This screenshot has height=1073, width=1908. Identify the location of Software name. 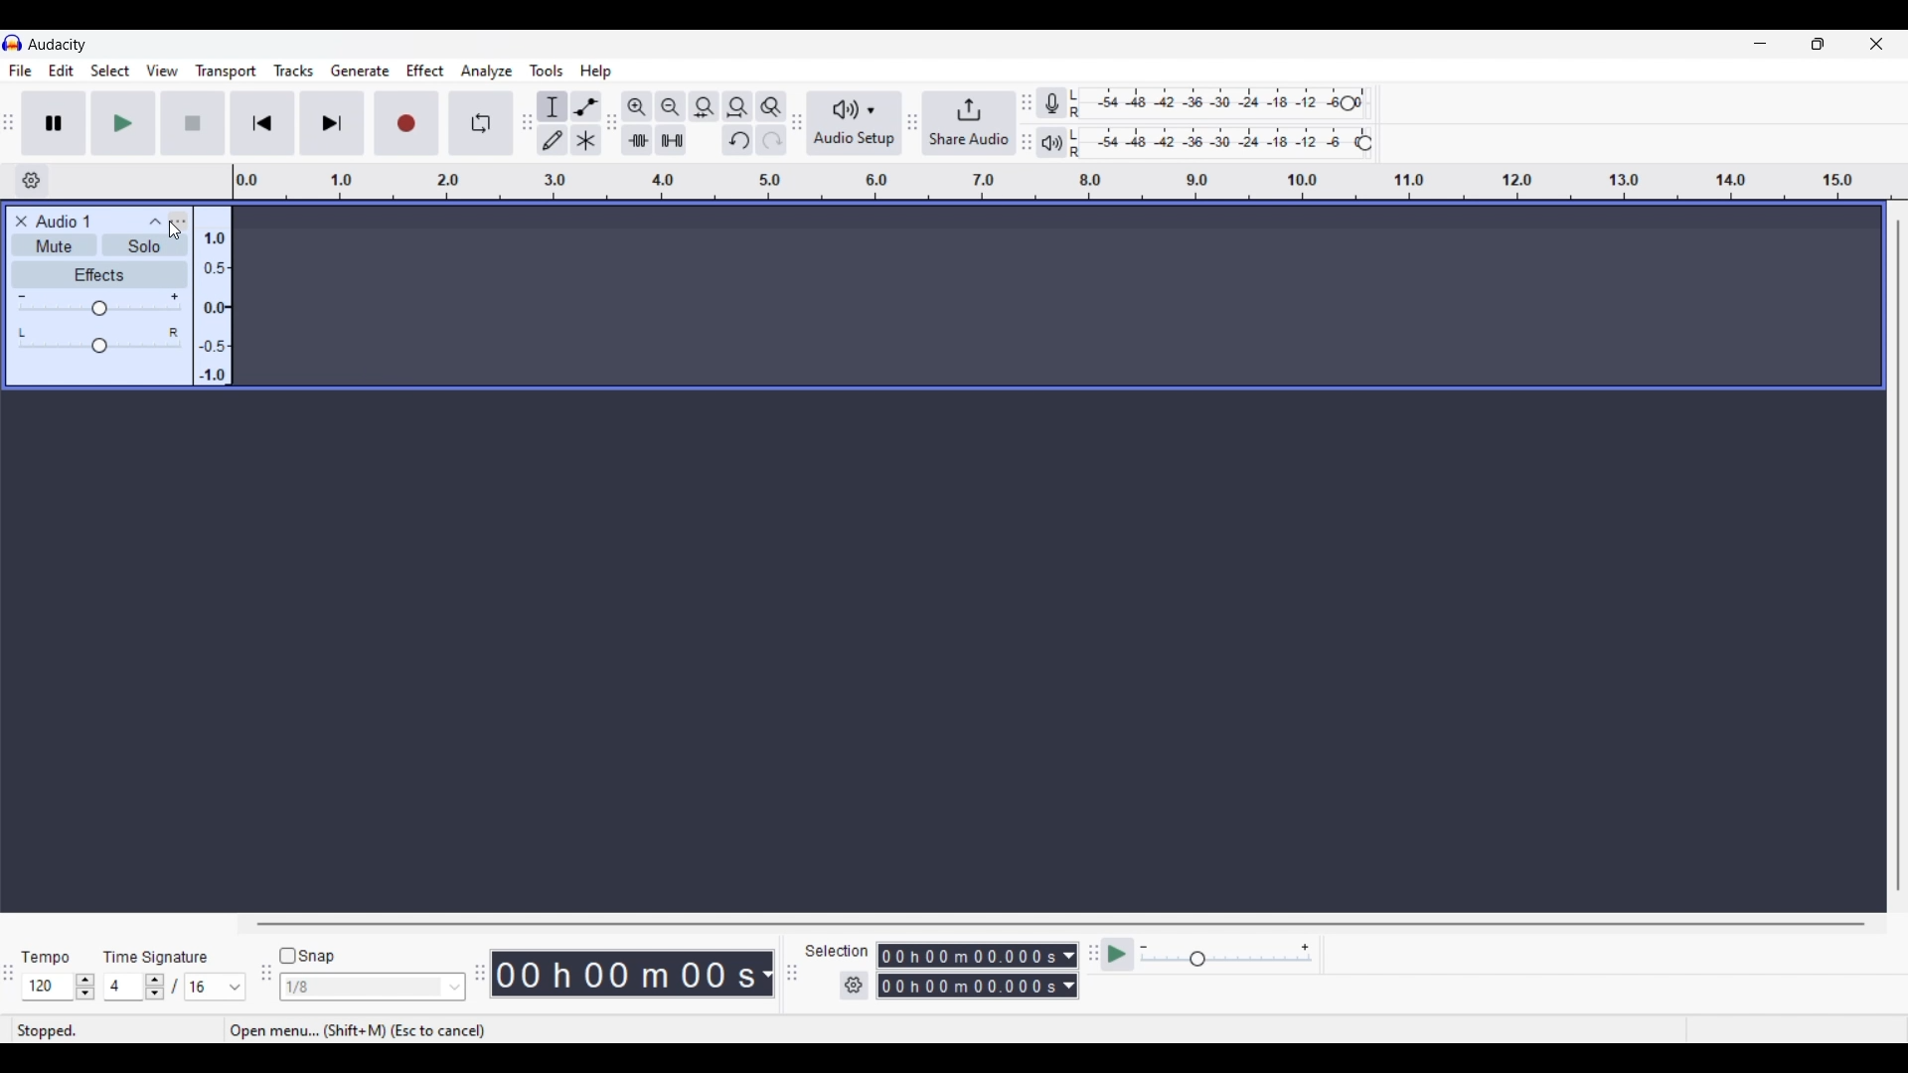
(58, 44).